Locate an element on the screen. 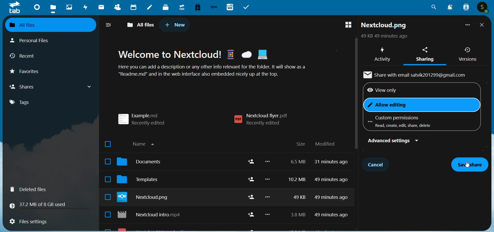 The width and height of the screenshot is (494, 232). activity is located at coordinates (382, 53).